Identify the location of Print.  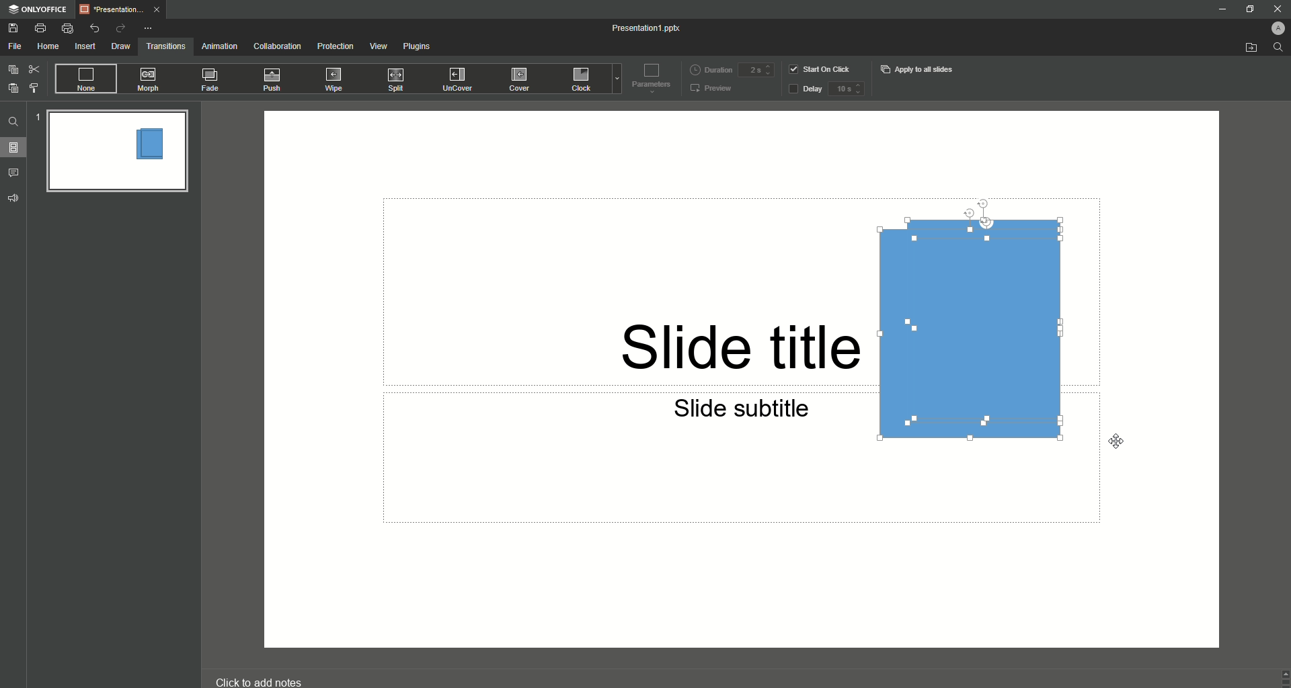
(40, 28).